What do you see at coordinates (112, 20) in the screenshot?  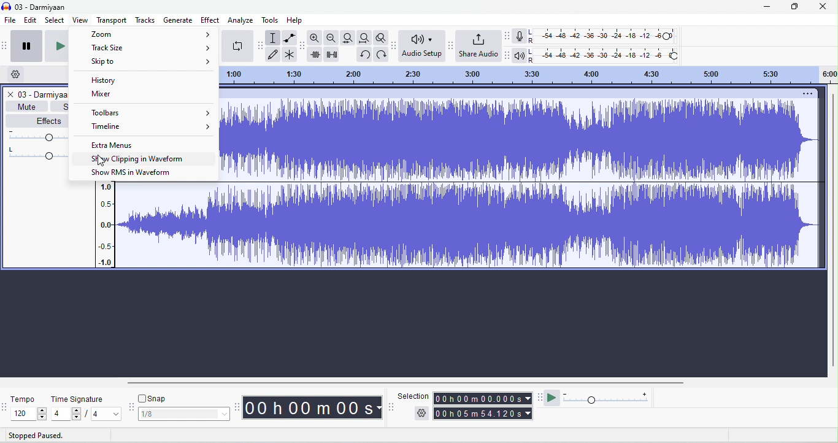 I see `transport` at bounding box center [112, 20].